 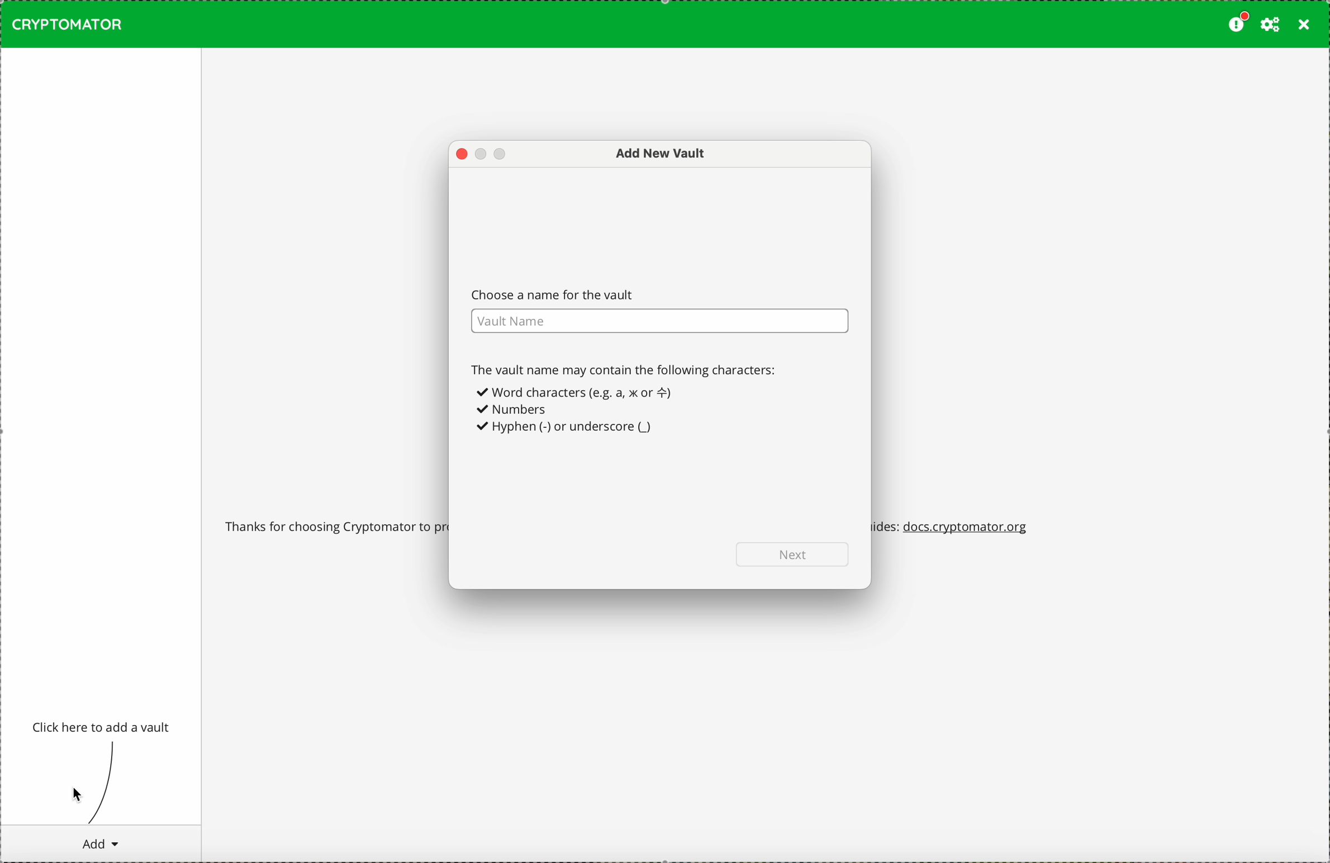 I want to click on Numbers, so click(x=513, y=411).